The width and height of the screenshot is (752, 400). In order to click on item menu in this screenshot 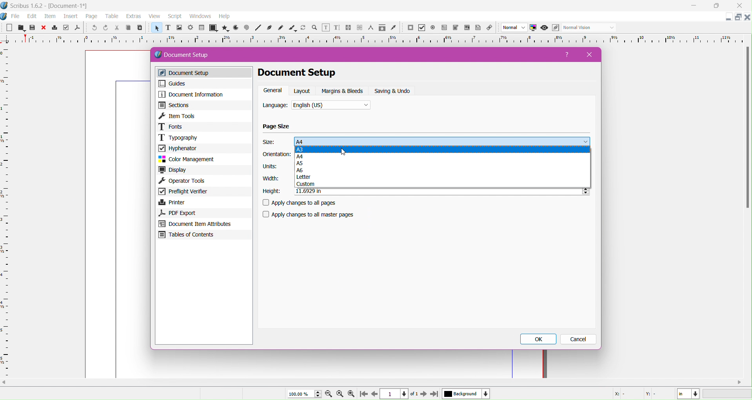, I will do `click(51, 17)`.